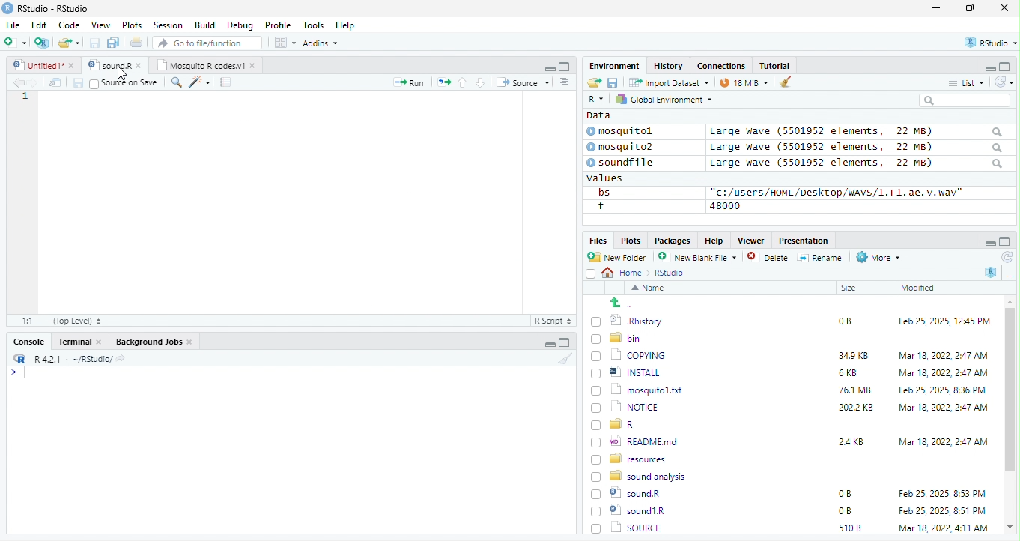  Describe the element at coordinates (857, 147) in the screenshot. I see `Large wave (550139372 elements, JZ MB)` at that location.